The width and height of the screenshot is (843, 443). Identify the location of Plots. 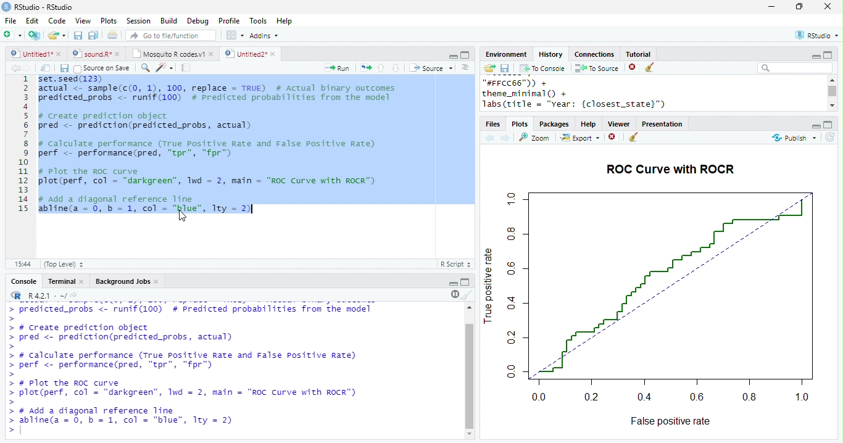
(521, 125).